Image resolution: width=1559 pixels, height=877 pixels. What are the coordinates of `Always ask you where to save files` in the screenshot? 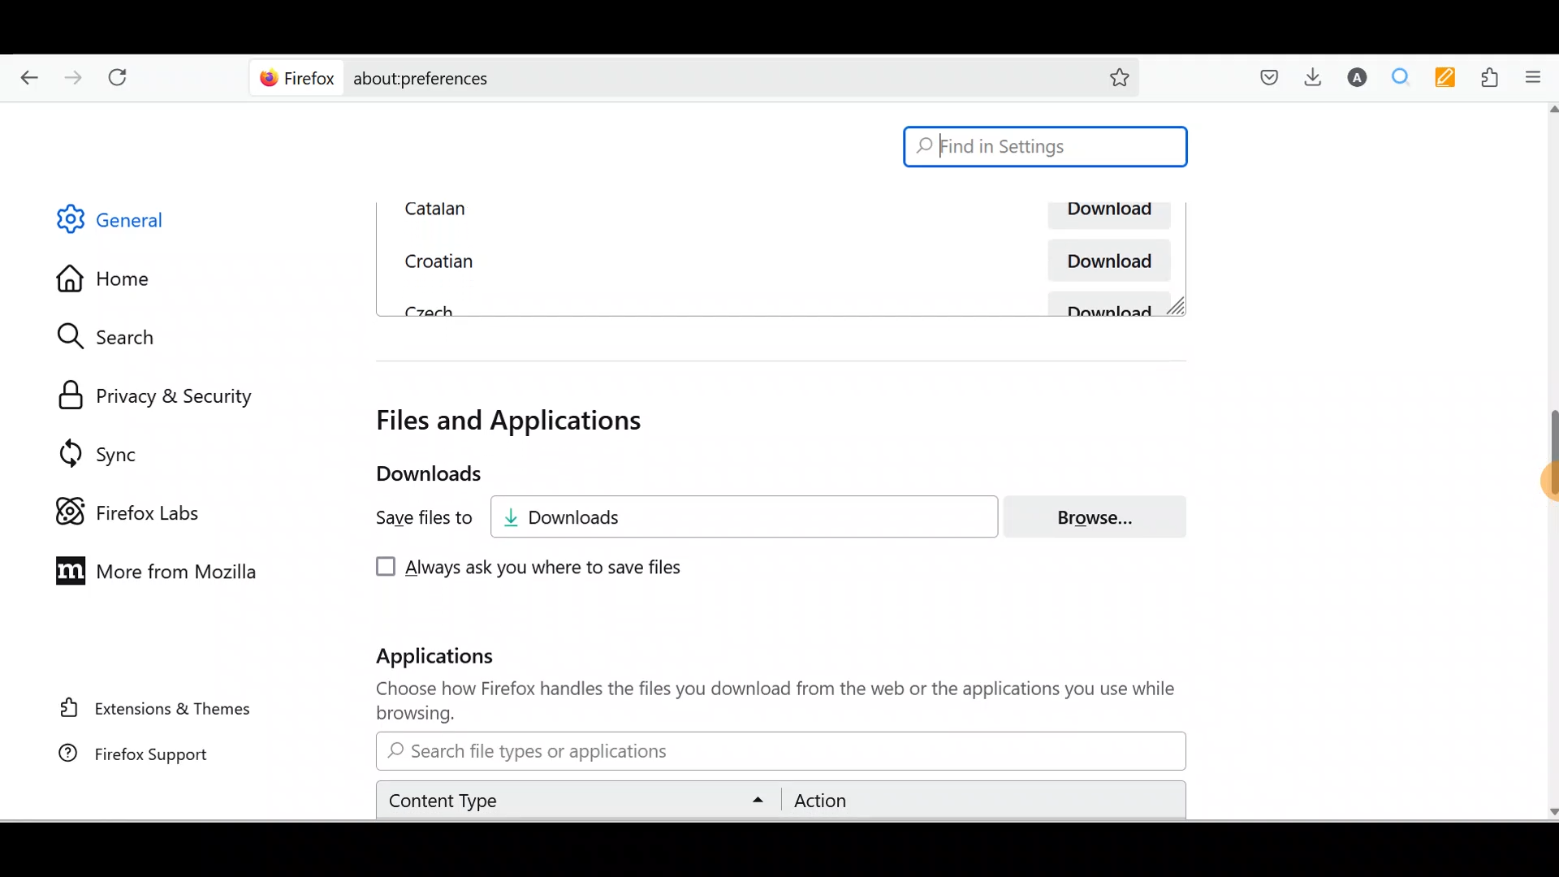 It's located at (525, 569).